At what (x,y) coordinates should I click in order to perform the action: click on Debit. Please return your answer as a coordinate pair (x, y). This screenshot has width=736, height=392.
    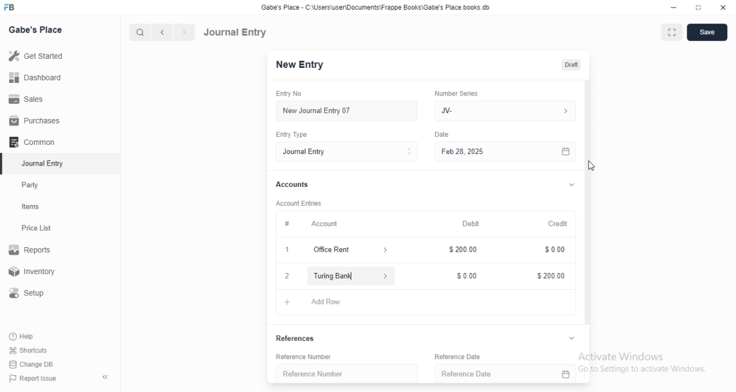
    Looking at the image, I should click on (469, 222).